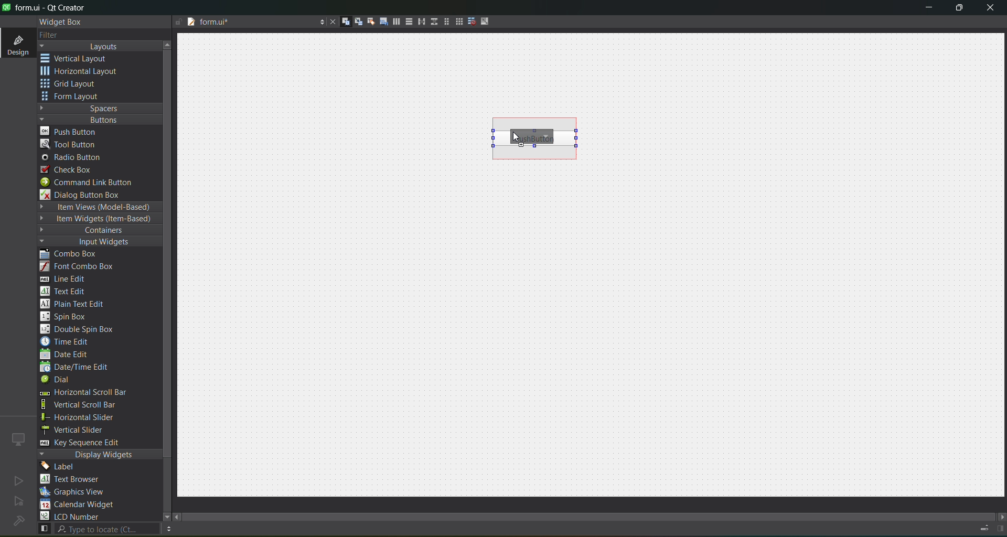  What do you see at coordinates (330, 23) in the screenshot?
I see `close document` at bounding box center [330, 23].